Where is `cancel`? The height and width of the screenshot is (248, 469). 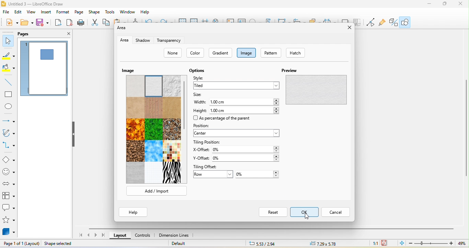
cancel is located at coordinates (336, 212).